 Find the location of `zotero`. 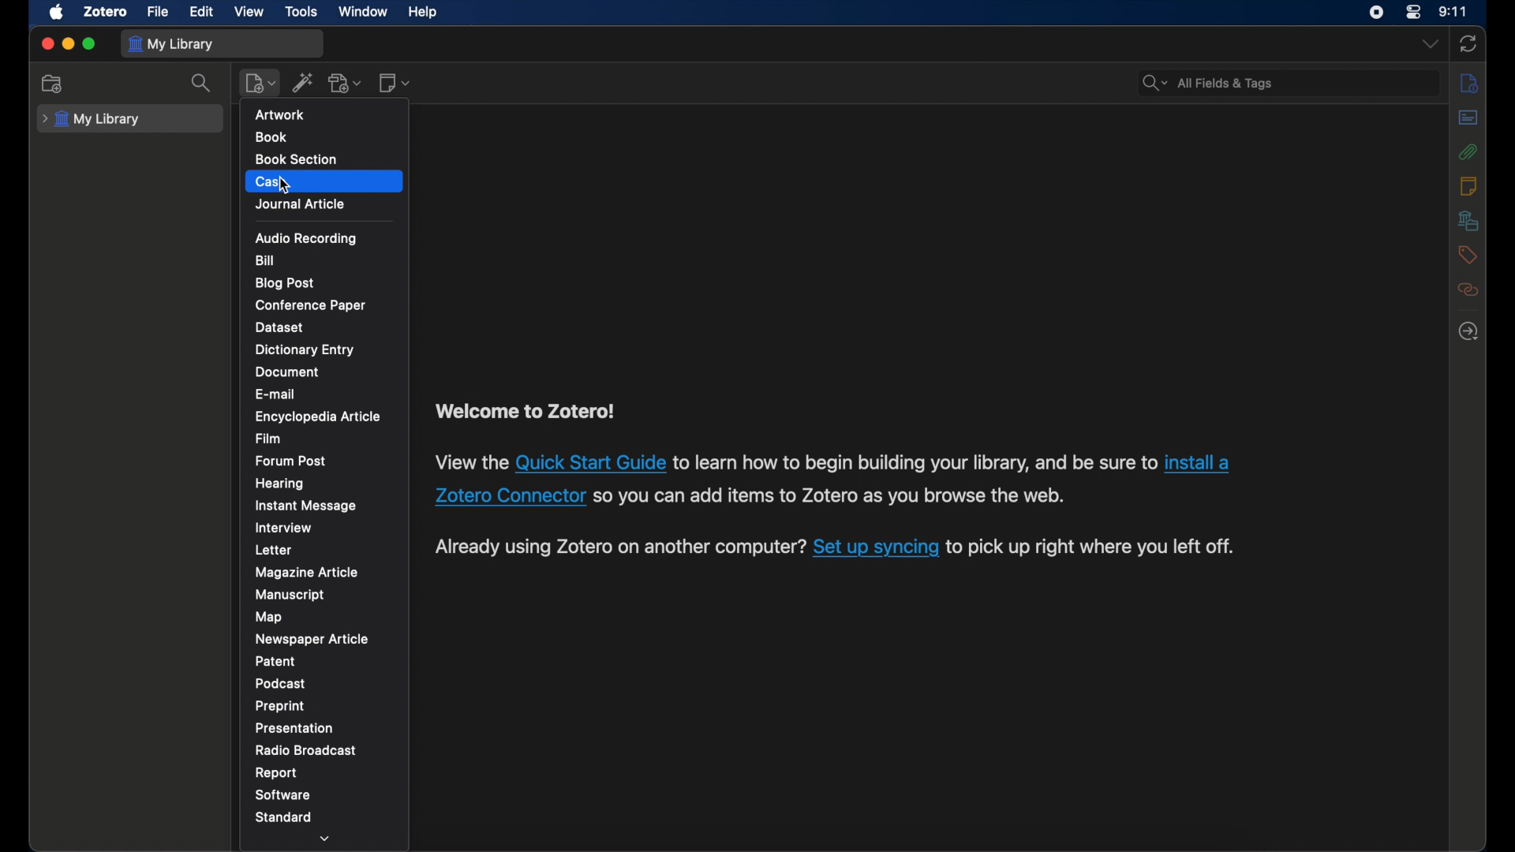

zotero is located at coordinates (106, 12).